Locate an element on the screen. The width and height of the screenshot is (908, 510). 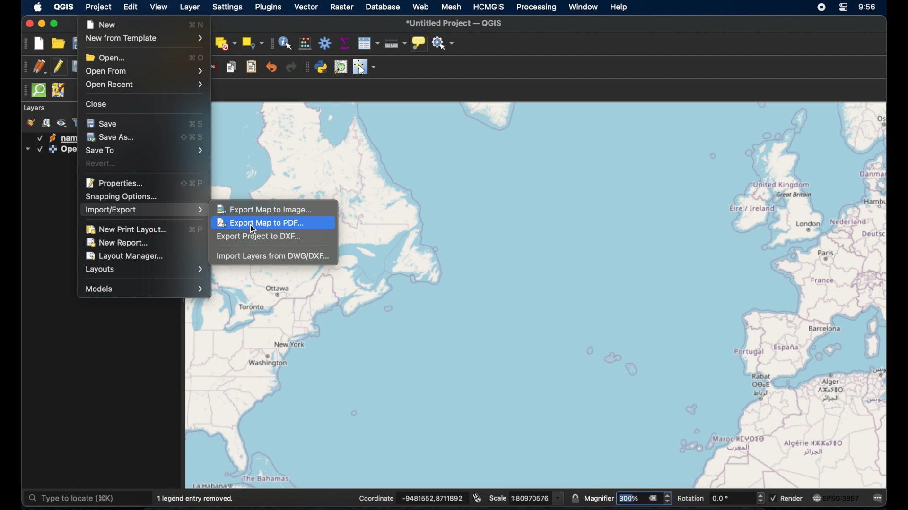
models menu is located at coordinates (143, 289).